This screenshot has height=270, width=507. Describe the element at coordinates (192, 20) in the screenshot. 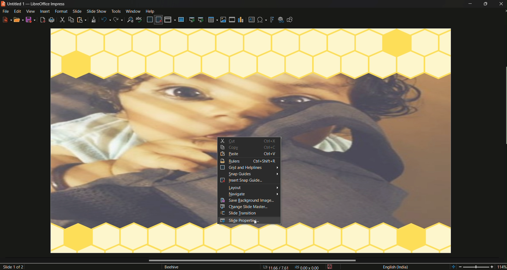

I see `start from the first slide` at that location.